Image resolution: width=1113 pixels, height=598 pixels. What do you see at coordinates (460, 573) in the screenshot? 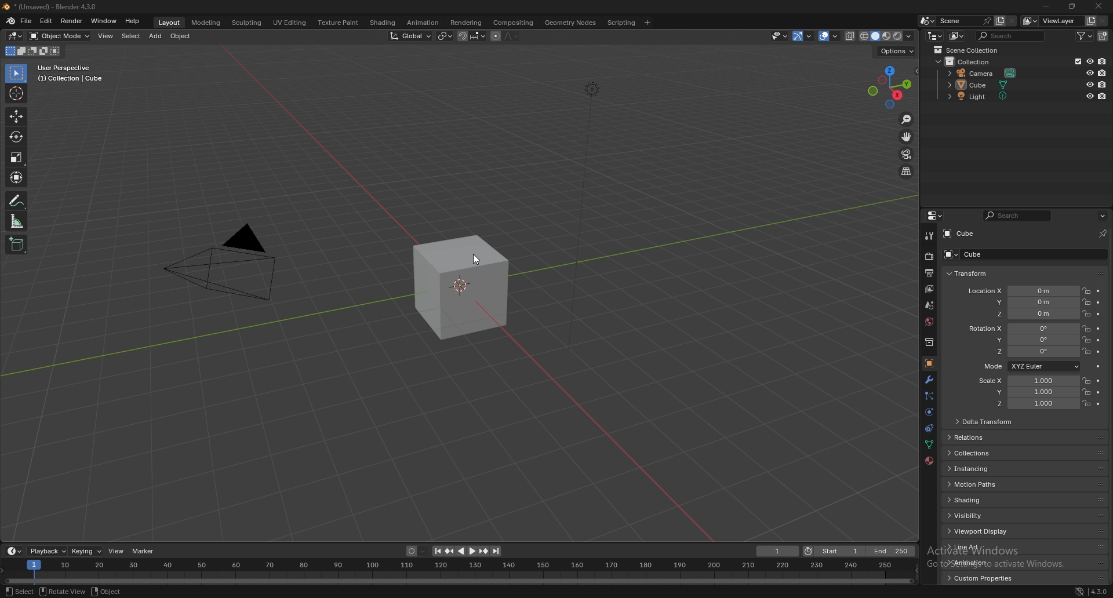
I see `seek` at bounding box center [460, 573].